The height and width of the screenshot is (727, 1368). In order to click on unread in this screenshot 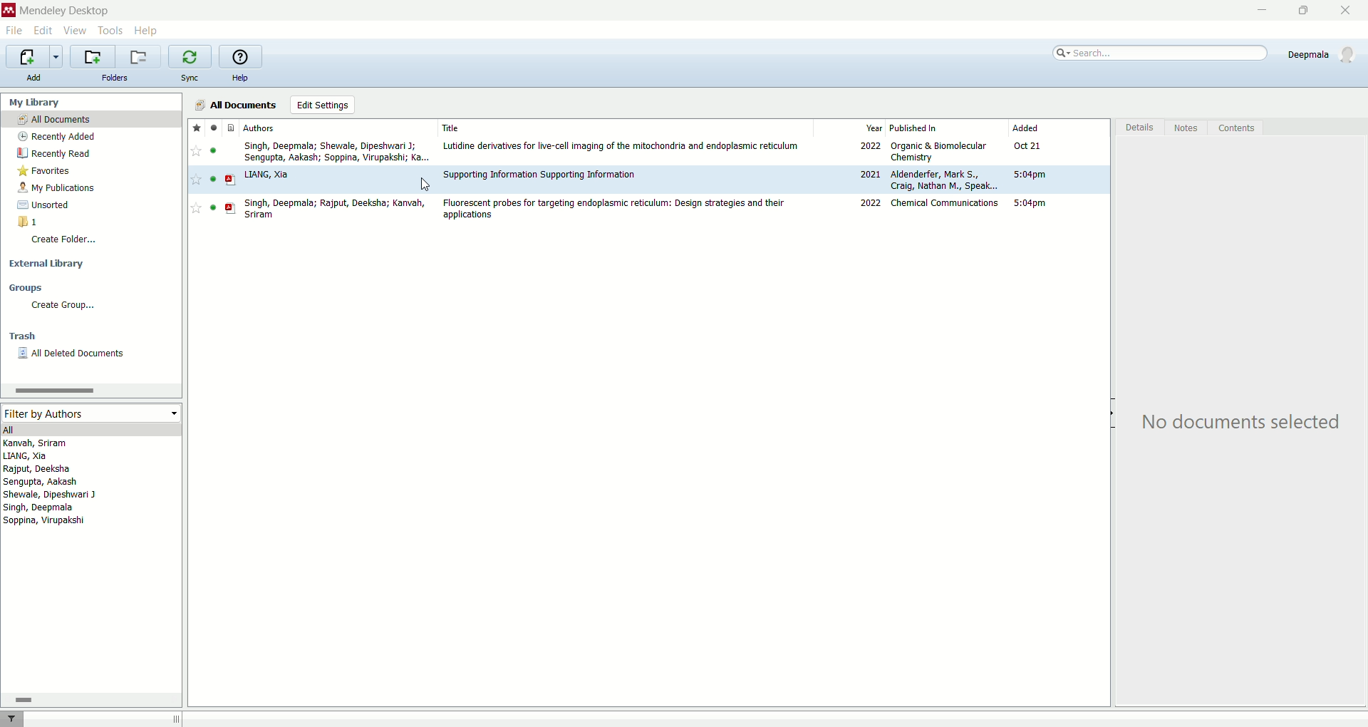, I will do `click(213, 179)`.